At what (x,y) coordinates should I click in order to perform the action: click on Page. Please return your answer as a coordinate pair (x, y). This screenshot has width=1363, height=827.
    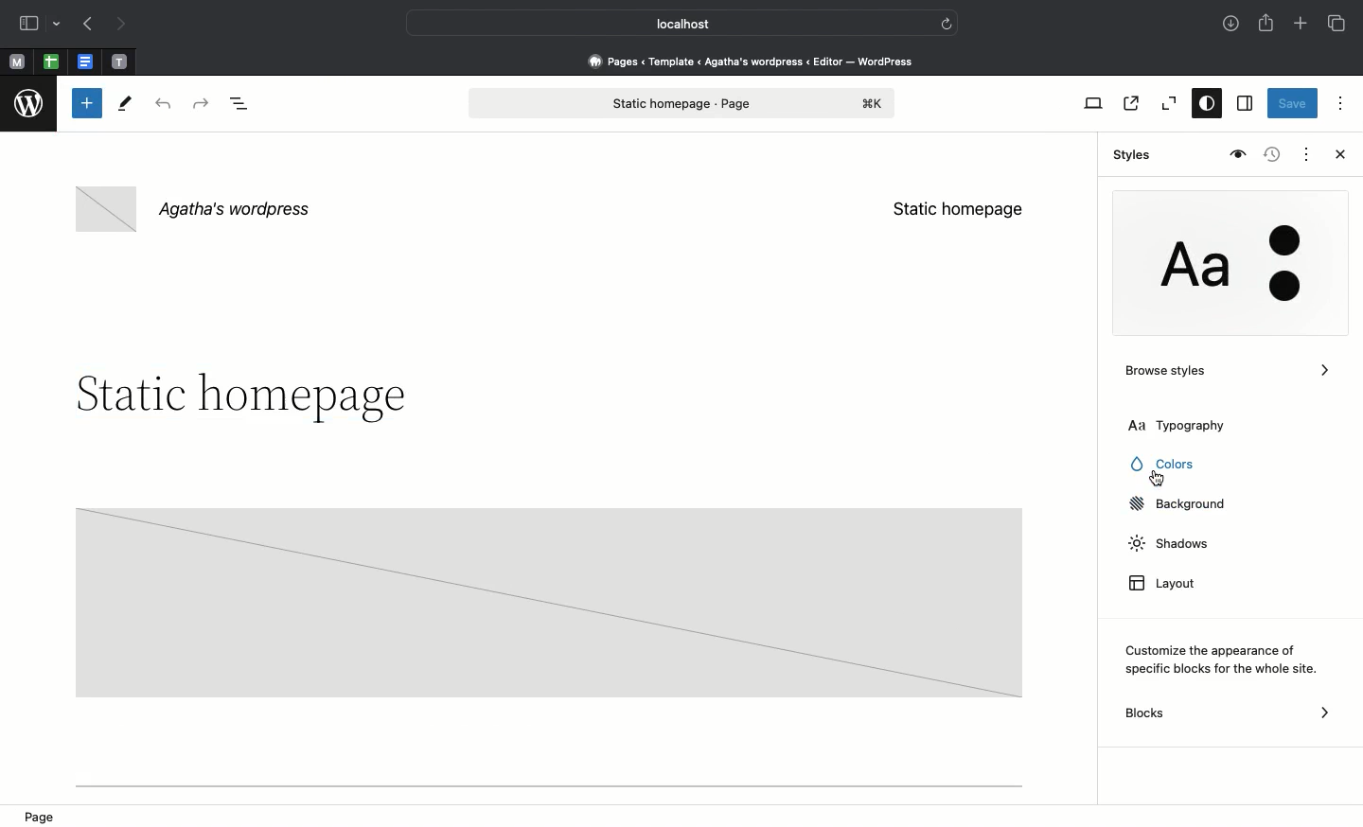
    Looking at the image, I should click on (45, 815).